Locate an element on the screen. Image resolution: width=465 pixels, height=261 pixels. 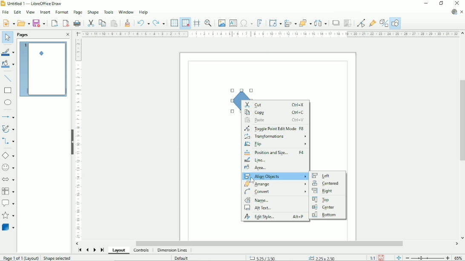
Fit page to current window is located at coordinates (399, 258).